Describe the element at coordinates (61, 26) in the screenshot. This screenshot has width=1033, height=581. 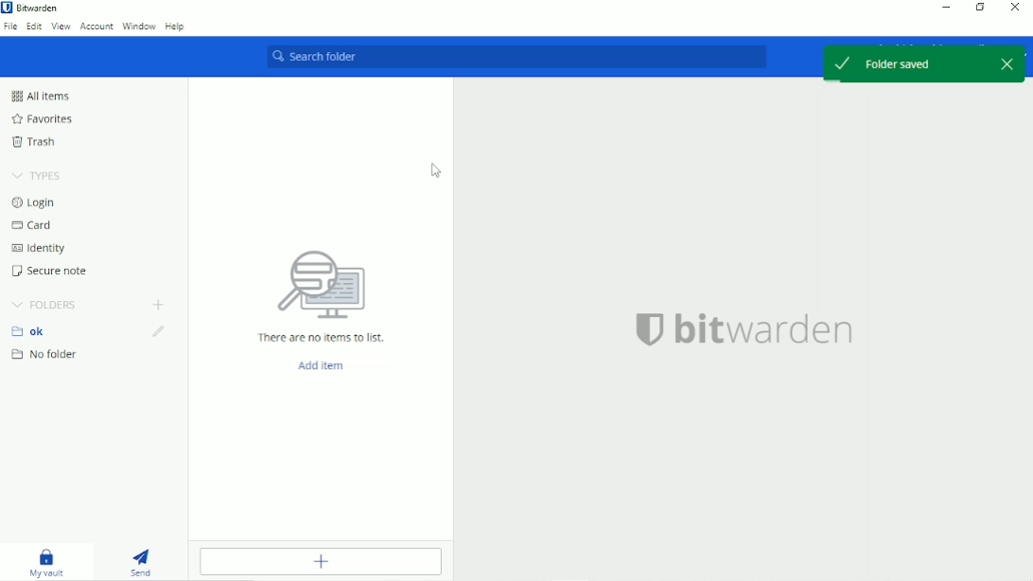
I see `View` at that location.